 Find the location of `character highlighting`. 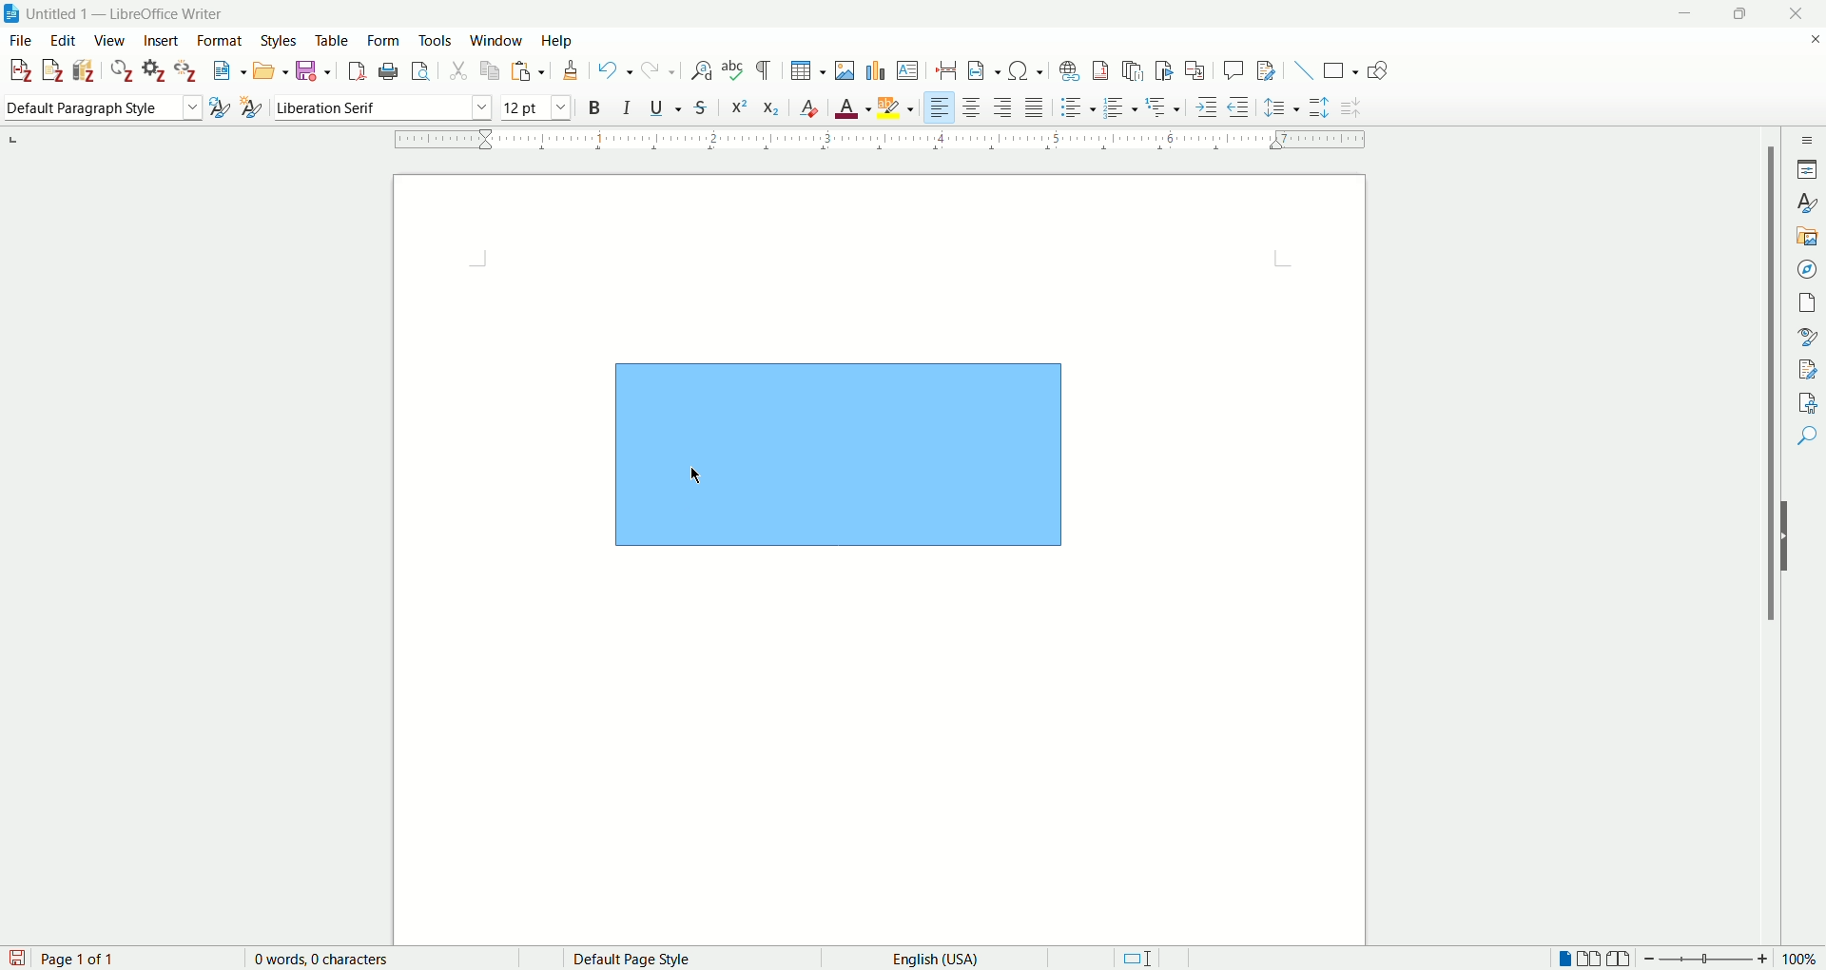

character highlighting is located at coordinates (898, 107).